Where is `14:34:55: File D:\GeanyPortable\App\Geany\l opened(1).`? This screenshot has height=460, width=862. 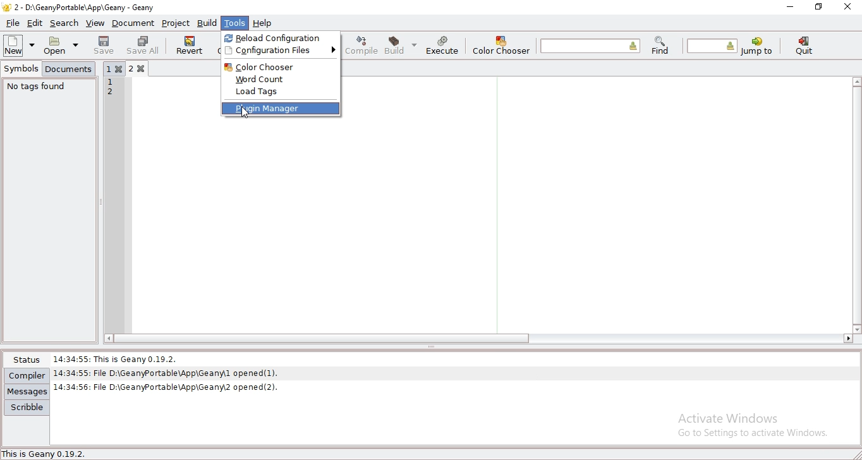
14:34:55: File D:\GeanyPortable\App\Geany\l opened(1). is located at coordinates (167, 372).